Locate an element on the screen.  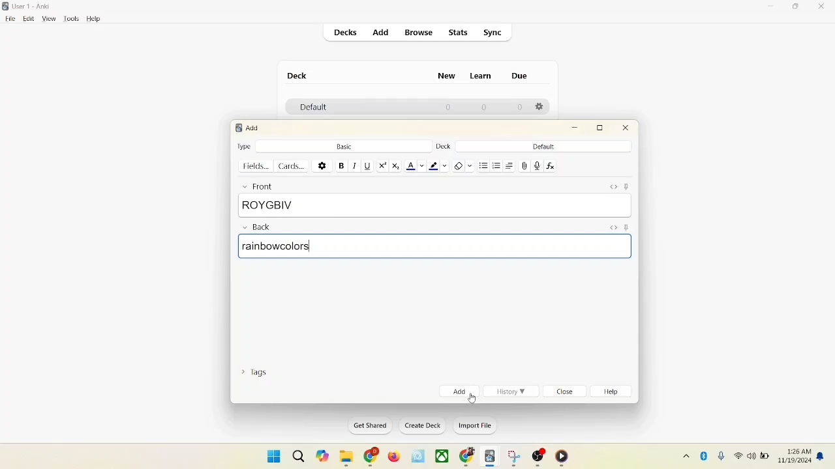
default is located at coordinates (310, 108).